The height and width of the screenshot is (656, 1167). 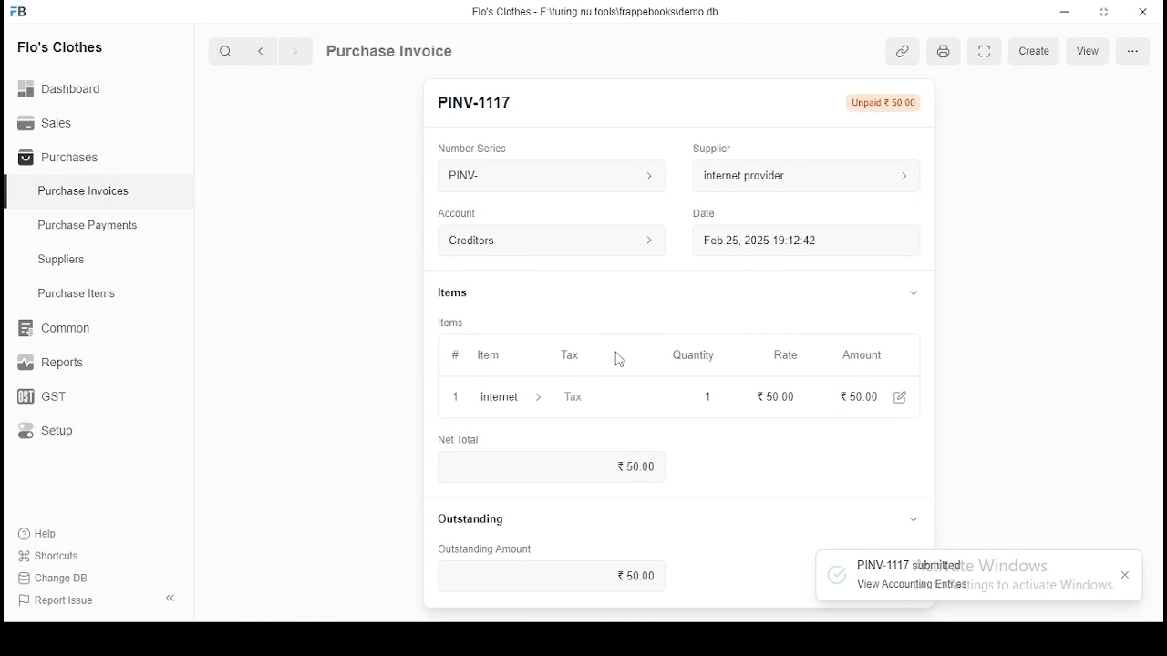 What do you see at coordinates (57, 432) in the screenshot?
I see `setup` at bounding box center [57, 432].